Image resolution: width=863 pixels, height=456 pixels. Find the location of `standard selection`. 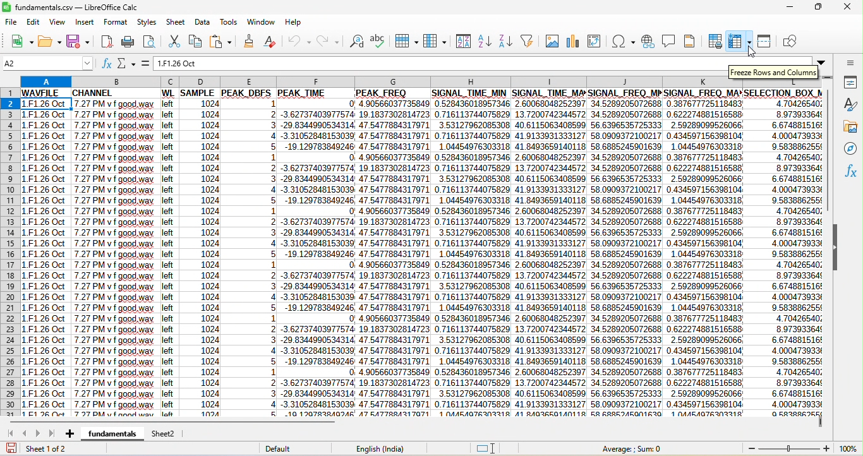

standard selection is located at coordinates (483, 448).